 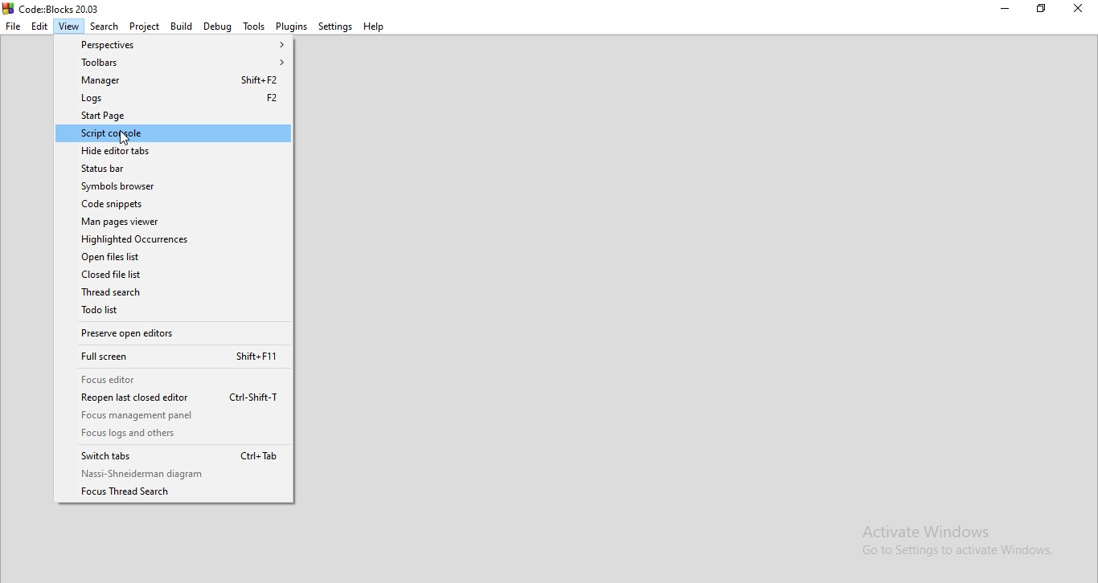 What do you see at coordinates (174, 79) in the screenshot?
I see `Manager` at bounding box center [174, 79].